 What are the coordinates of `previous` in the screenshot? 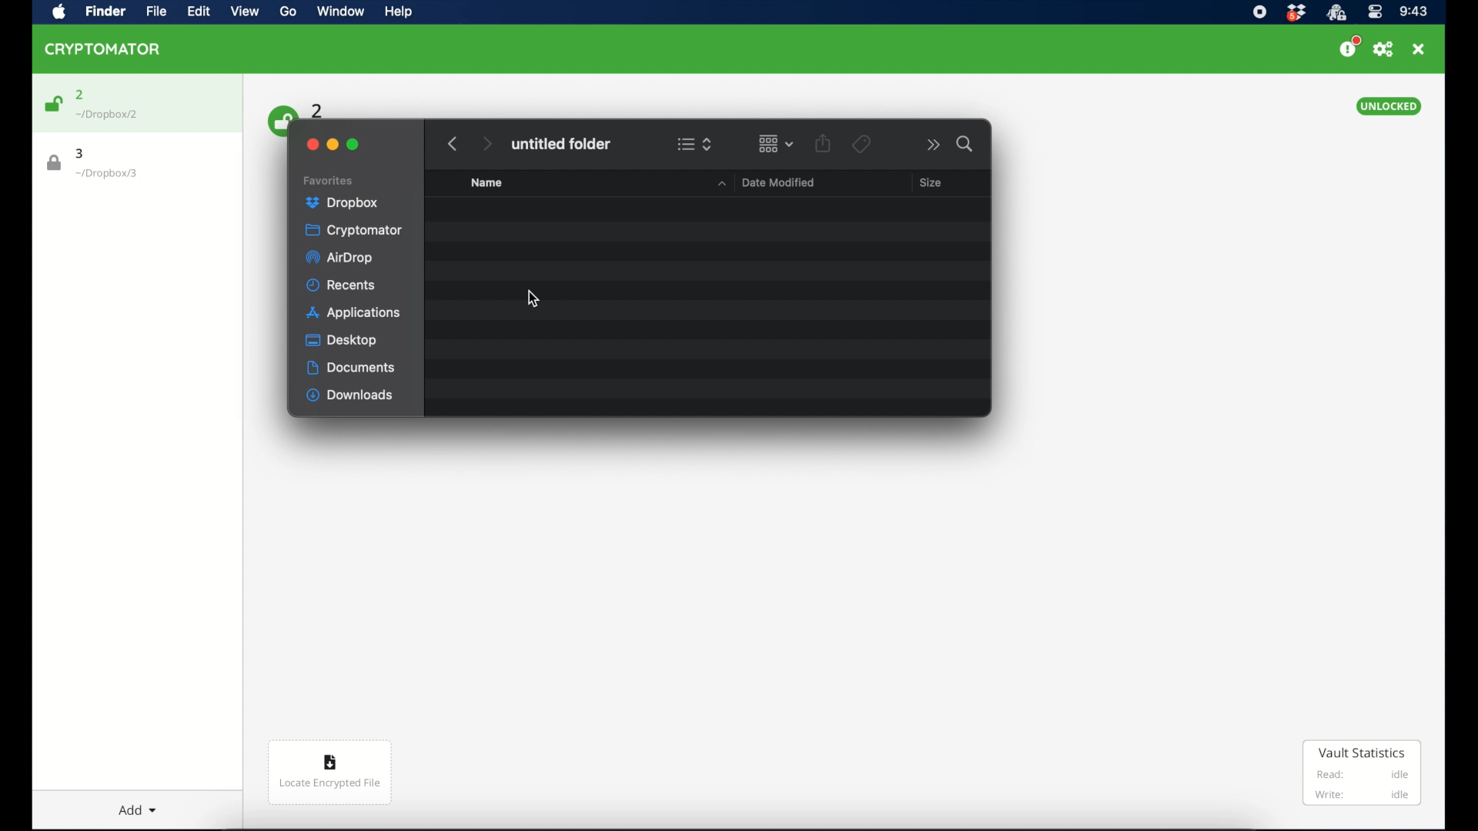 It's located at (453, 144).